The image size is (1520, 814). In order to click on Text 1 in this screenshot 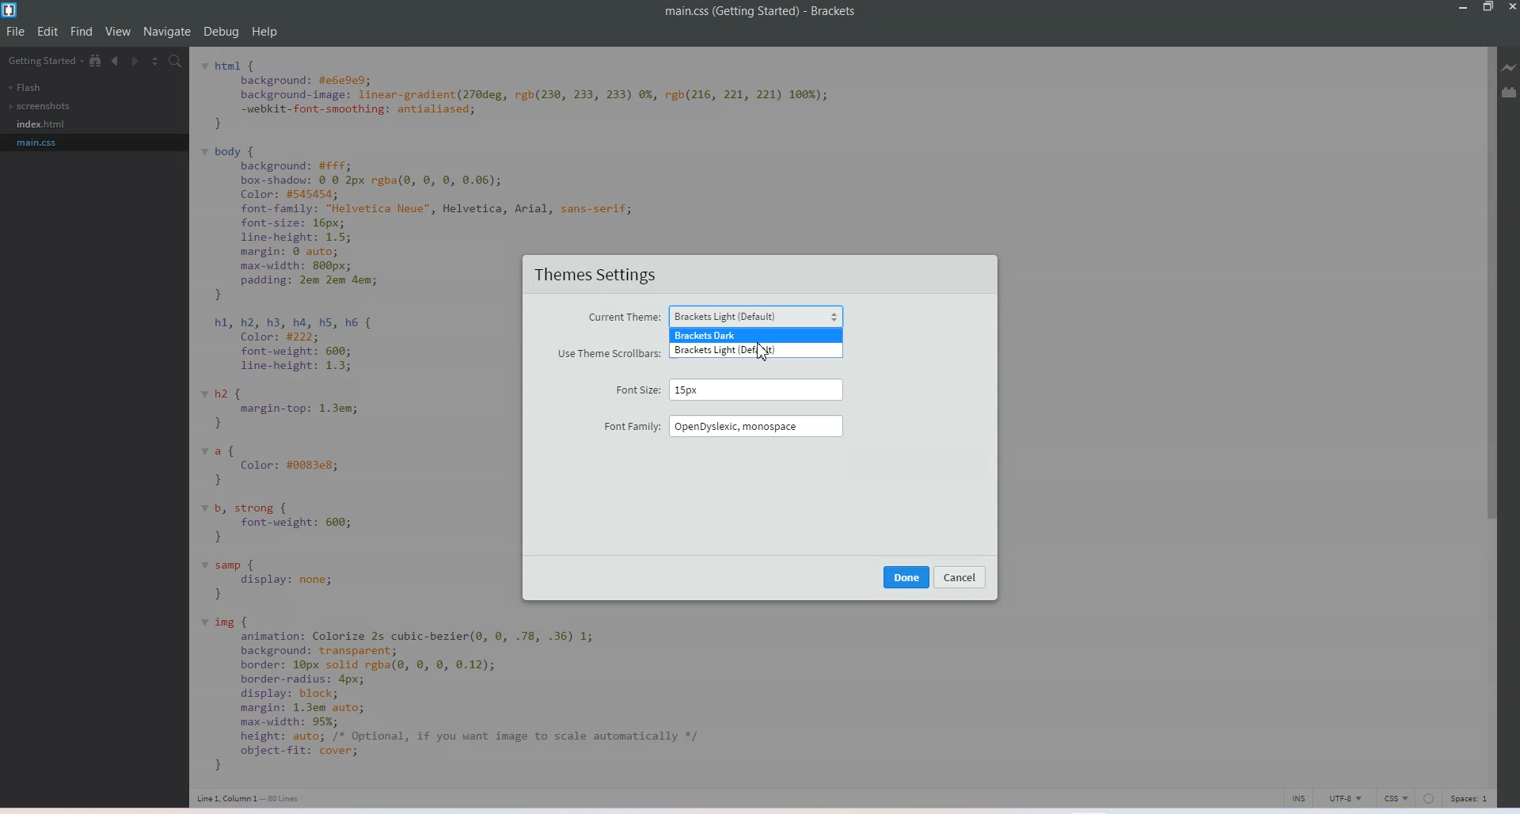, I will do `click(761, 12)`.